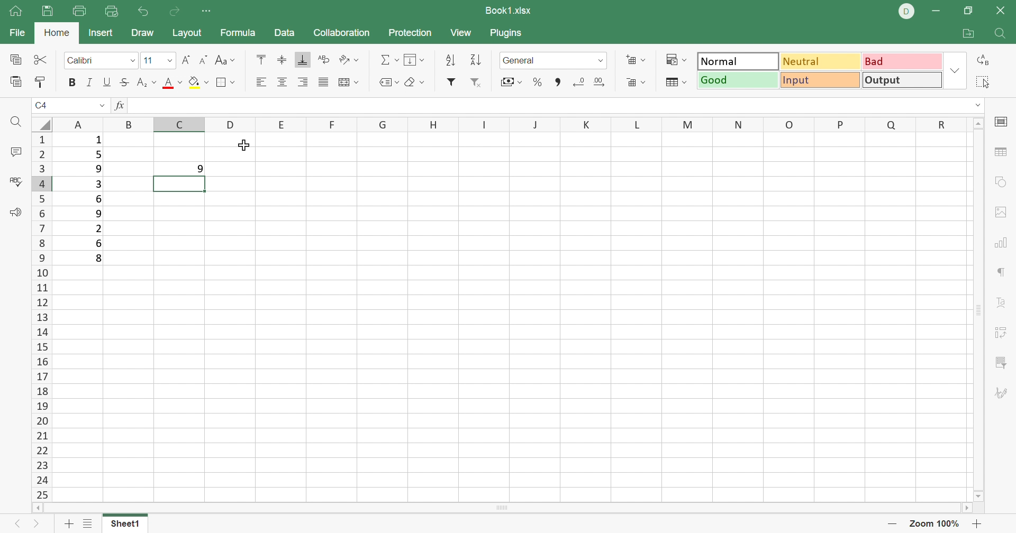 The image size is (1016, 533). I want to click on Draw, so click(144, 31).